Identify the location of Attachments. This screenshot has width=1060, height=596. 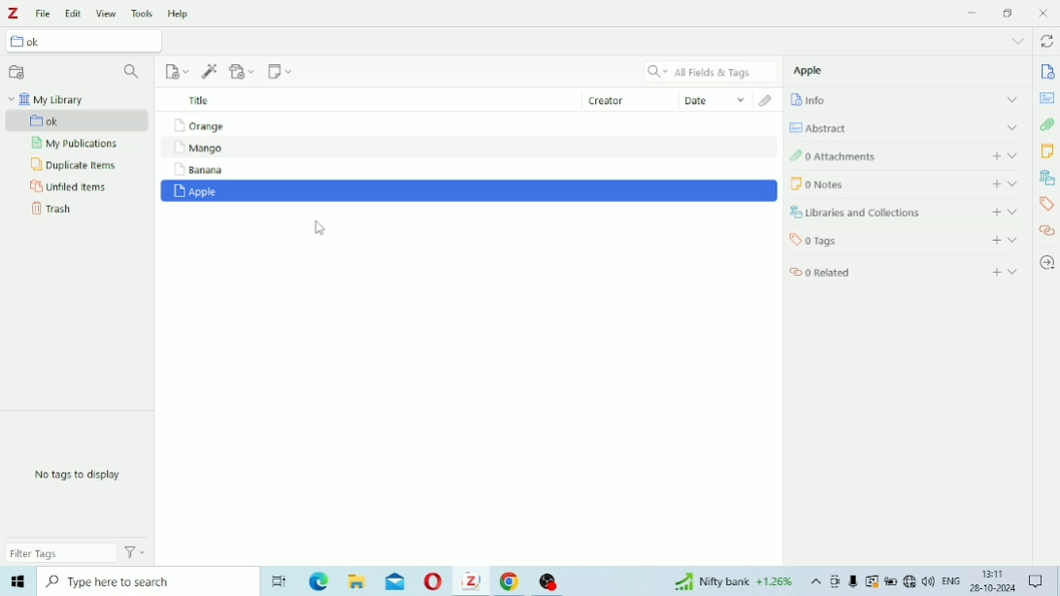
(864, 157).